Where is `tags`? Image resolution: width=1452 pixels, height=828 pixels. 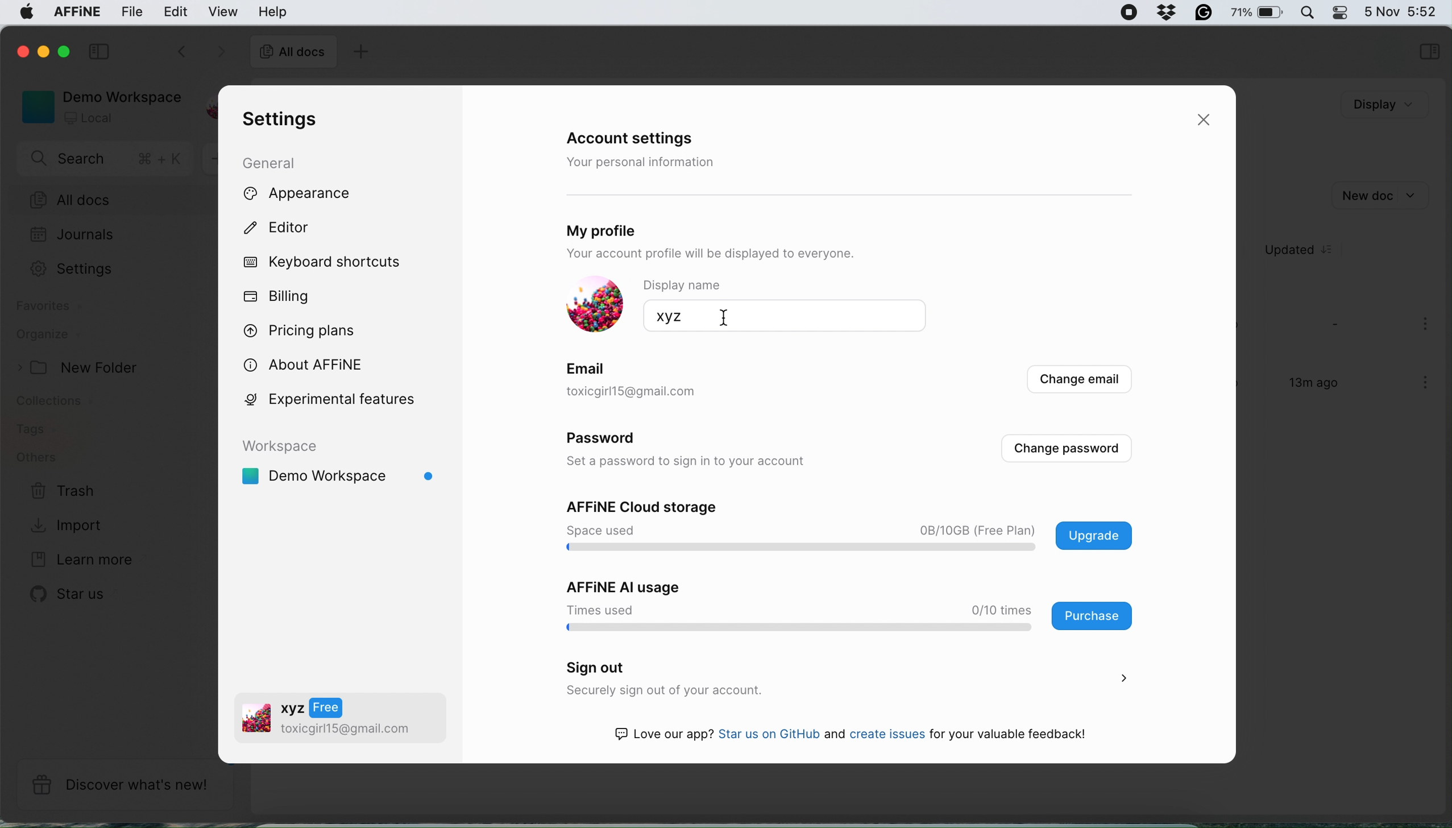 tags is located at coordinates (35, 430).